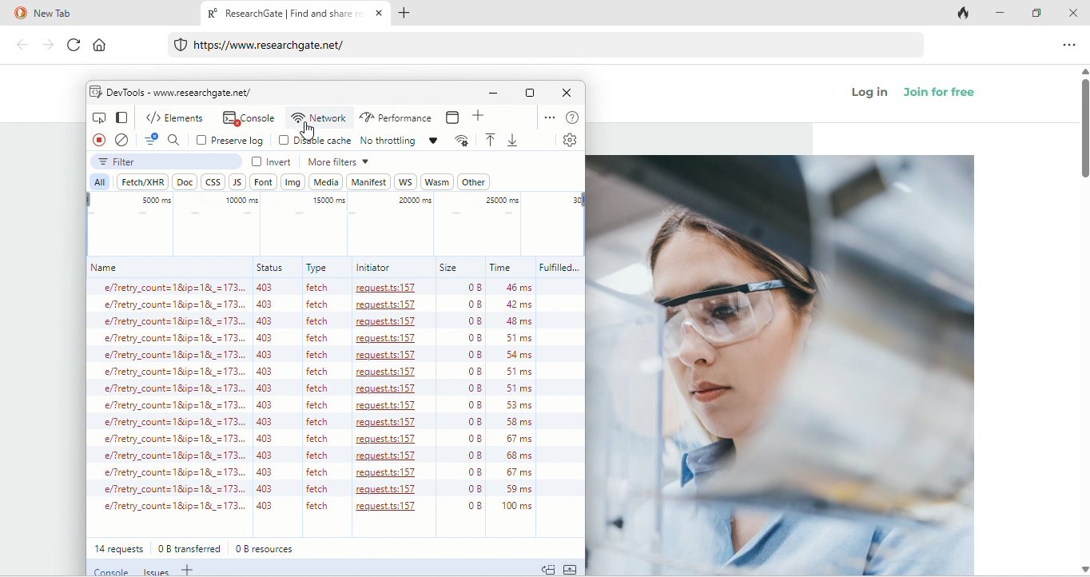 The image size is (1090, 577). Describe the element at coordinates (155, 200) in the screenshot. I see `5000 ms` at that location.